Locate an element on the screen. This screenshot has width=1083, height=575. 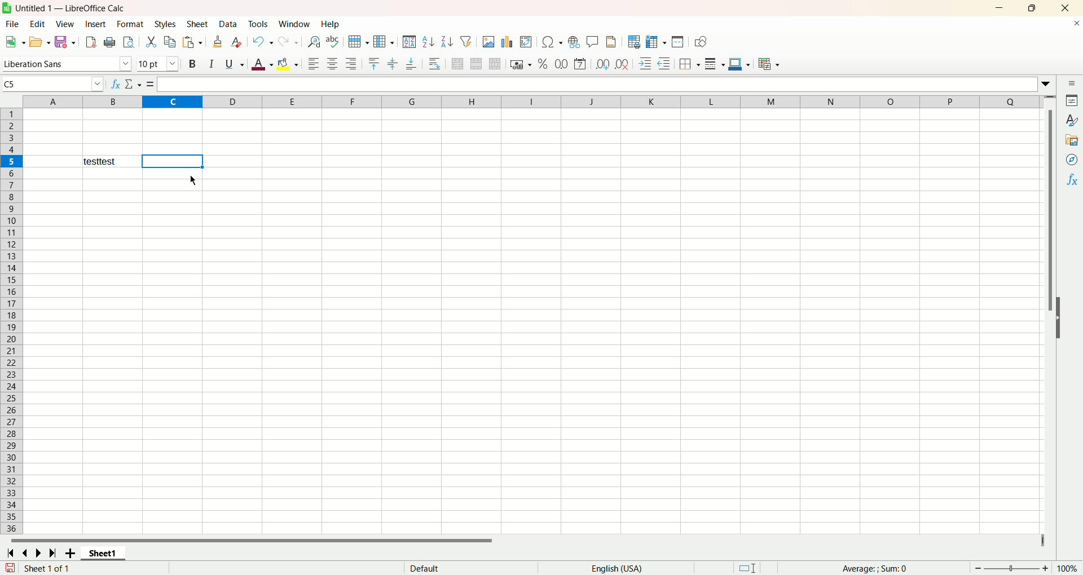
scroll to first sheet is located at coordinates (11, 554).